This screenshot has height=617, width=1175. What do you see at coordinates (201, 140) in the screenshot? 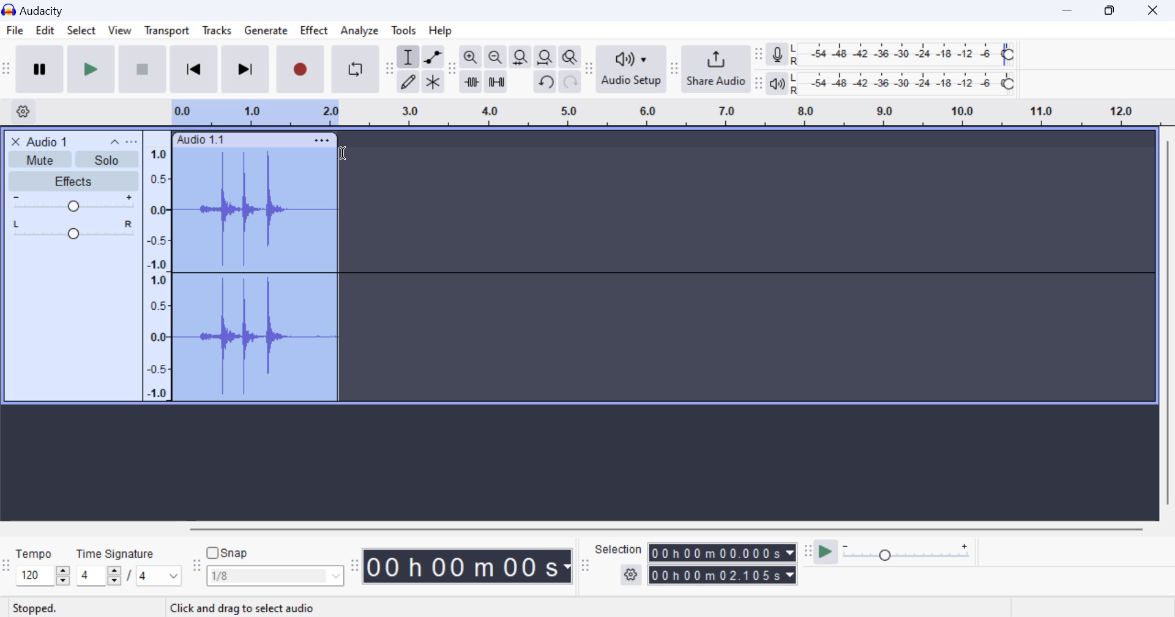
I see `Clip Label` at bounding box center [201, 140].